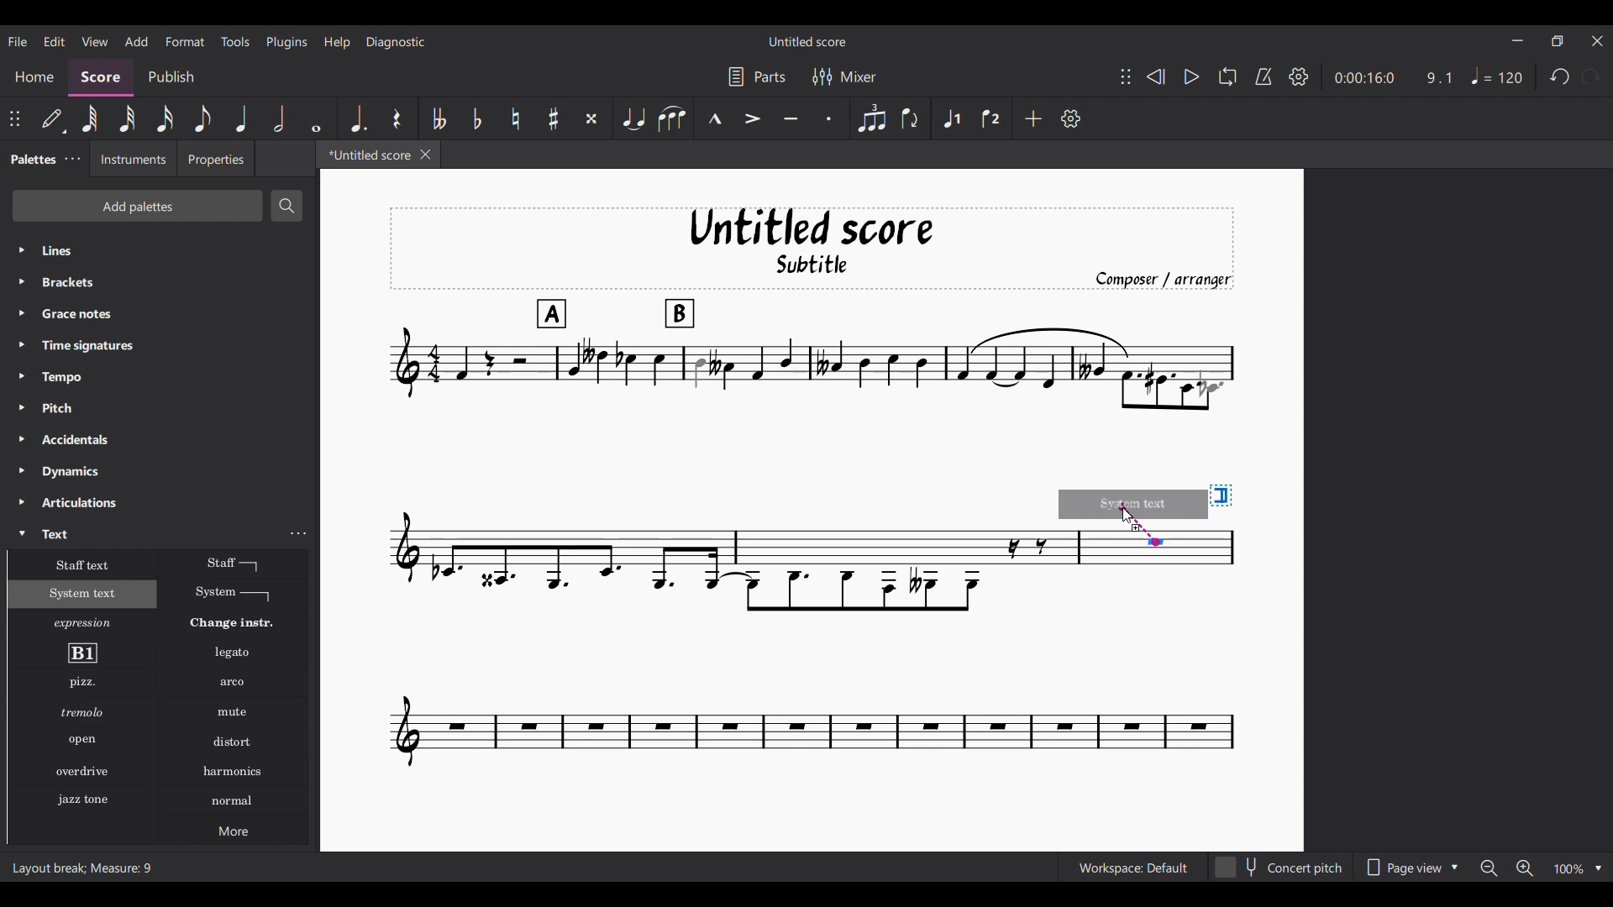 Image resolution: width=1613 pixels, height=907 pixels. What do you see at coordinates (1590, 76) in the screenshot?
I see `Redo` at bounding box center [1590, 76].